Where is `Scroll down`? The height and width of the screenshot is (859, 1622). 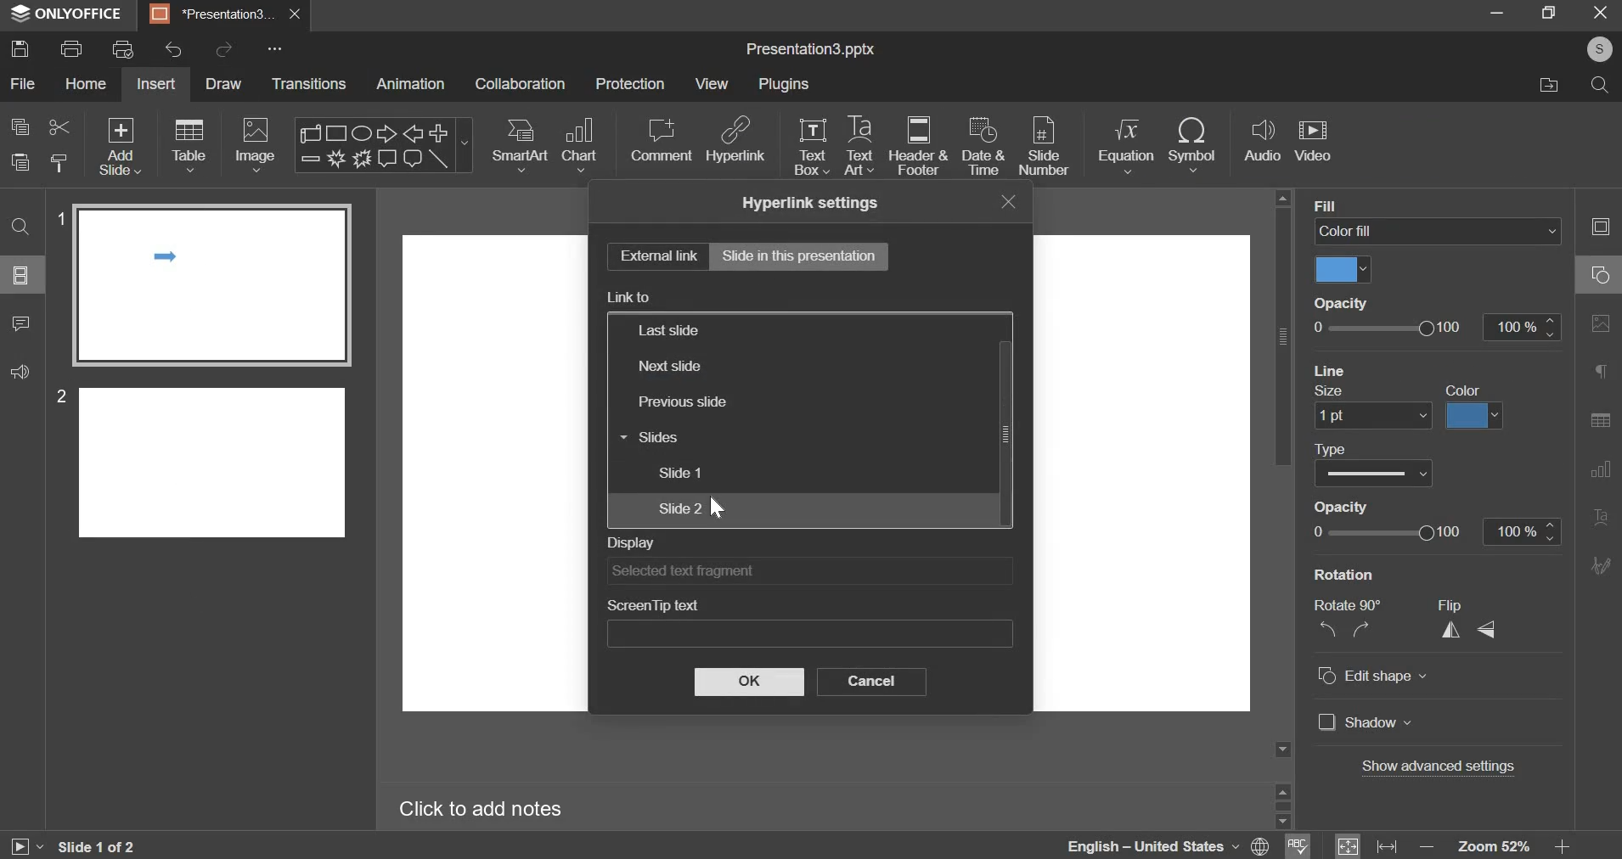 Scroll down is located at coordinates (1282, 750).